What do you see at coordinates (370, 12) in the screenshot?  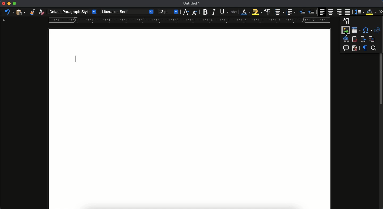 I see `fill color` at bounding box center [370, 12].